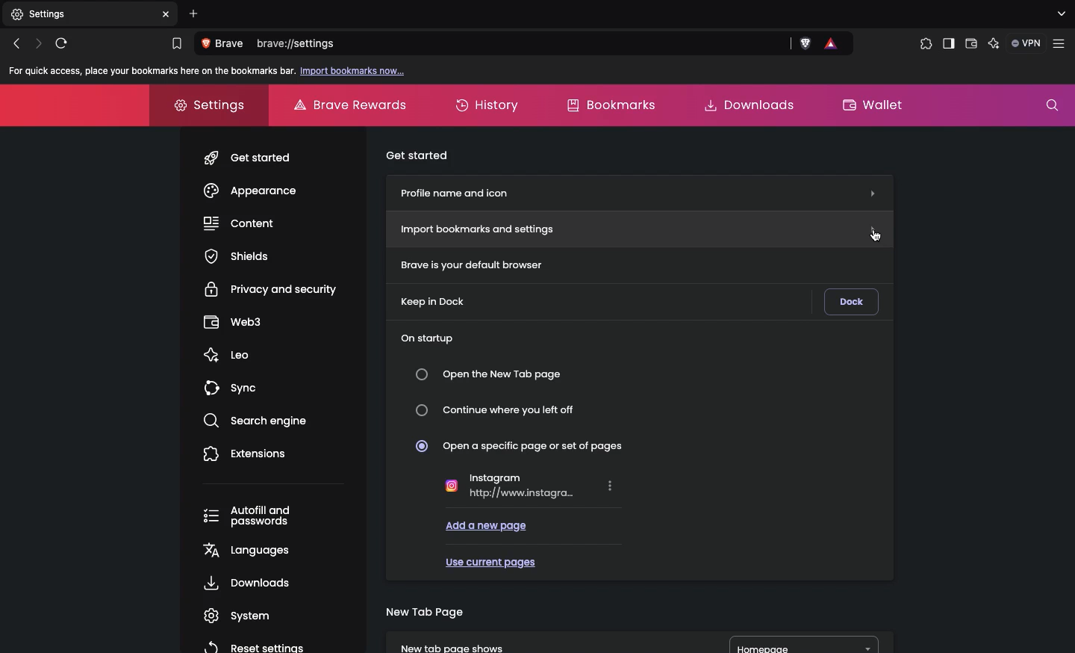 Image resolution: width=1075 pixels, height=653 pixels. Describe the element at coordinates (638, 191) in the screenshot. I see `Profile name and icon` at that location.